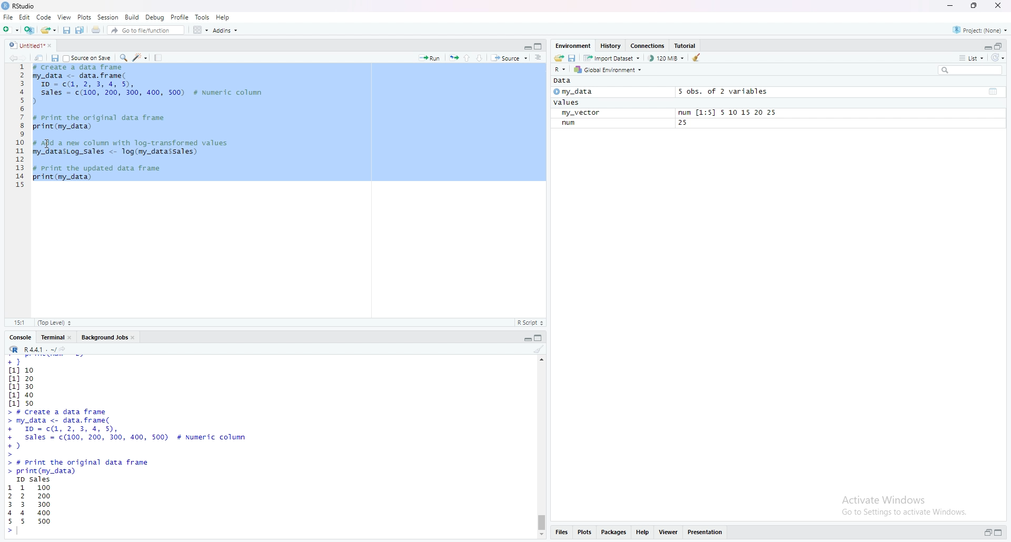 The height and width of the screenshot is (542, 1011). Describe the element at coordinates (707, 534) in the screenshot. I see `presentation` at that location.